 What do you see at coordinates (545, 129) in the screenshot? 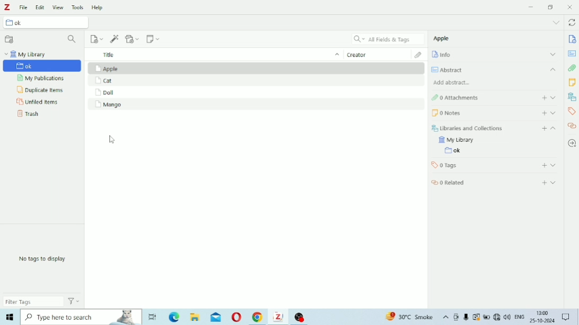
I see `Add` at bounding box center [545, 129].